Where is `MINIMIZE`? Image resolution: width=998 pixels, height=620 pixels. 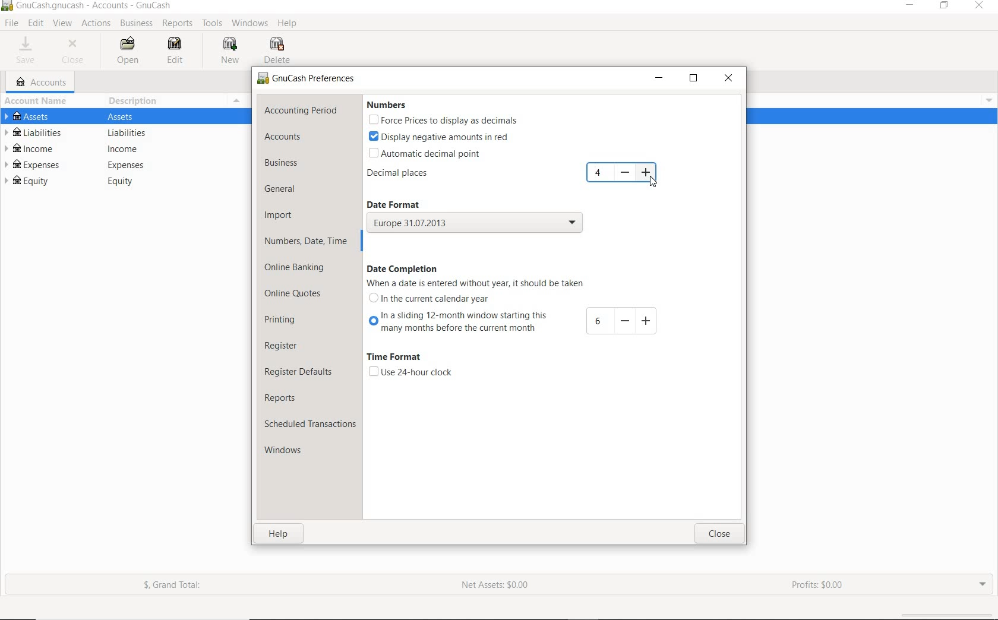 MINIMIZE is located at coordinates (659, 78).